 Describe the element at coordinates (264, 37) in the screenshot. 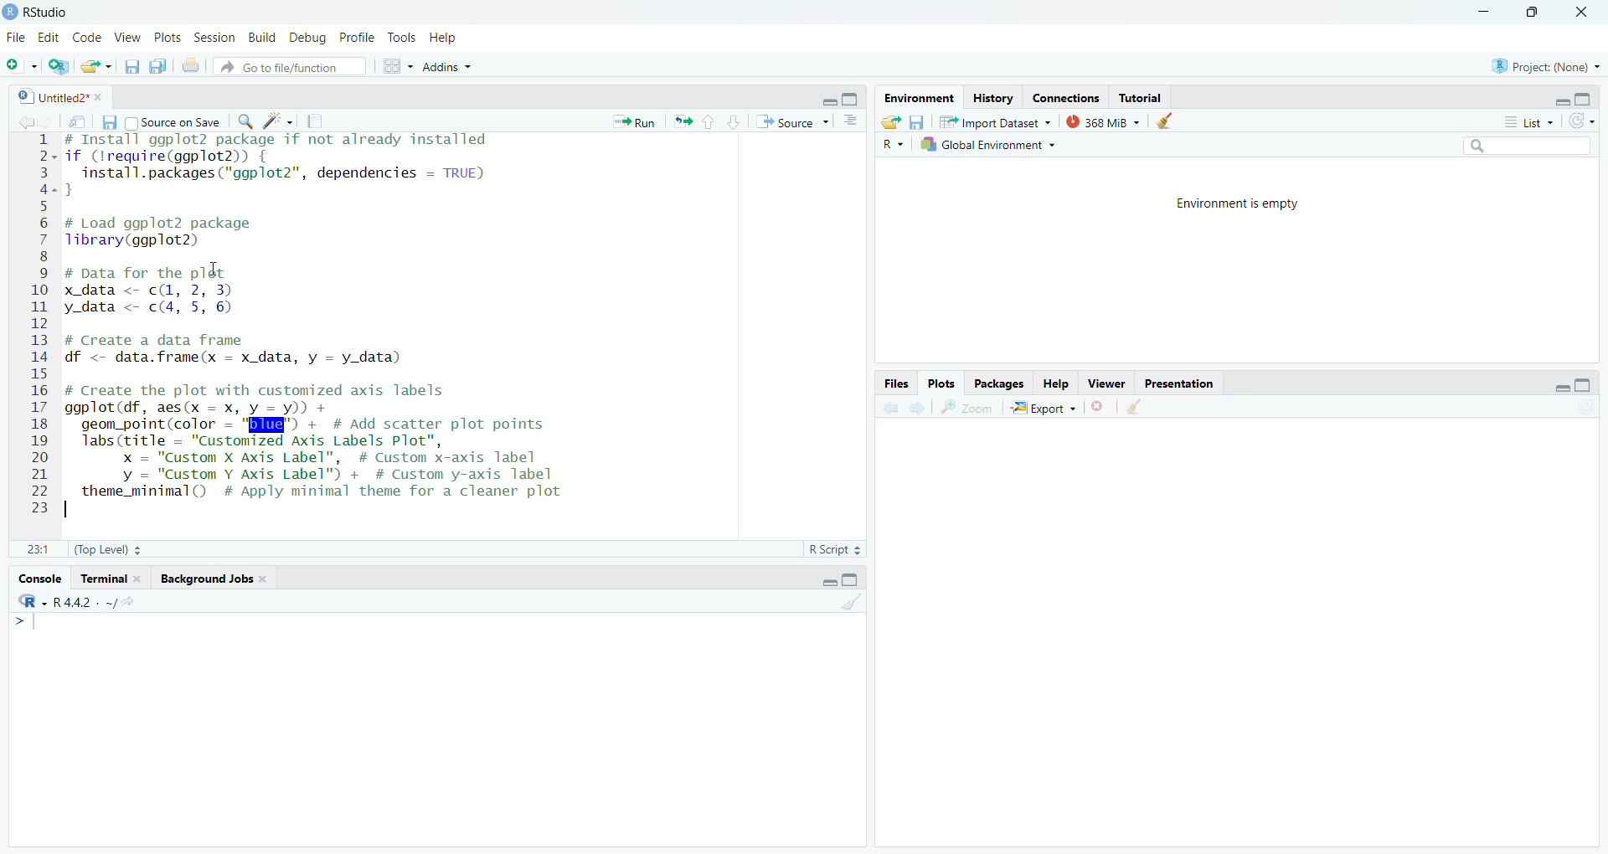

I see `Build` at that location.